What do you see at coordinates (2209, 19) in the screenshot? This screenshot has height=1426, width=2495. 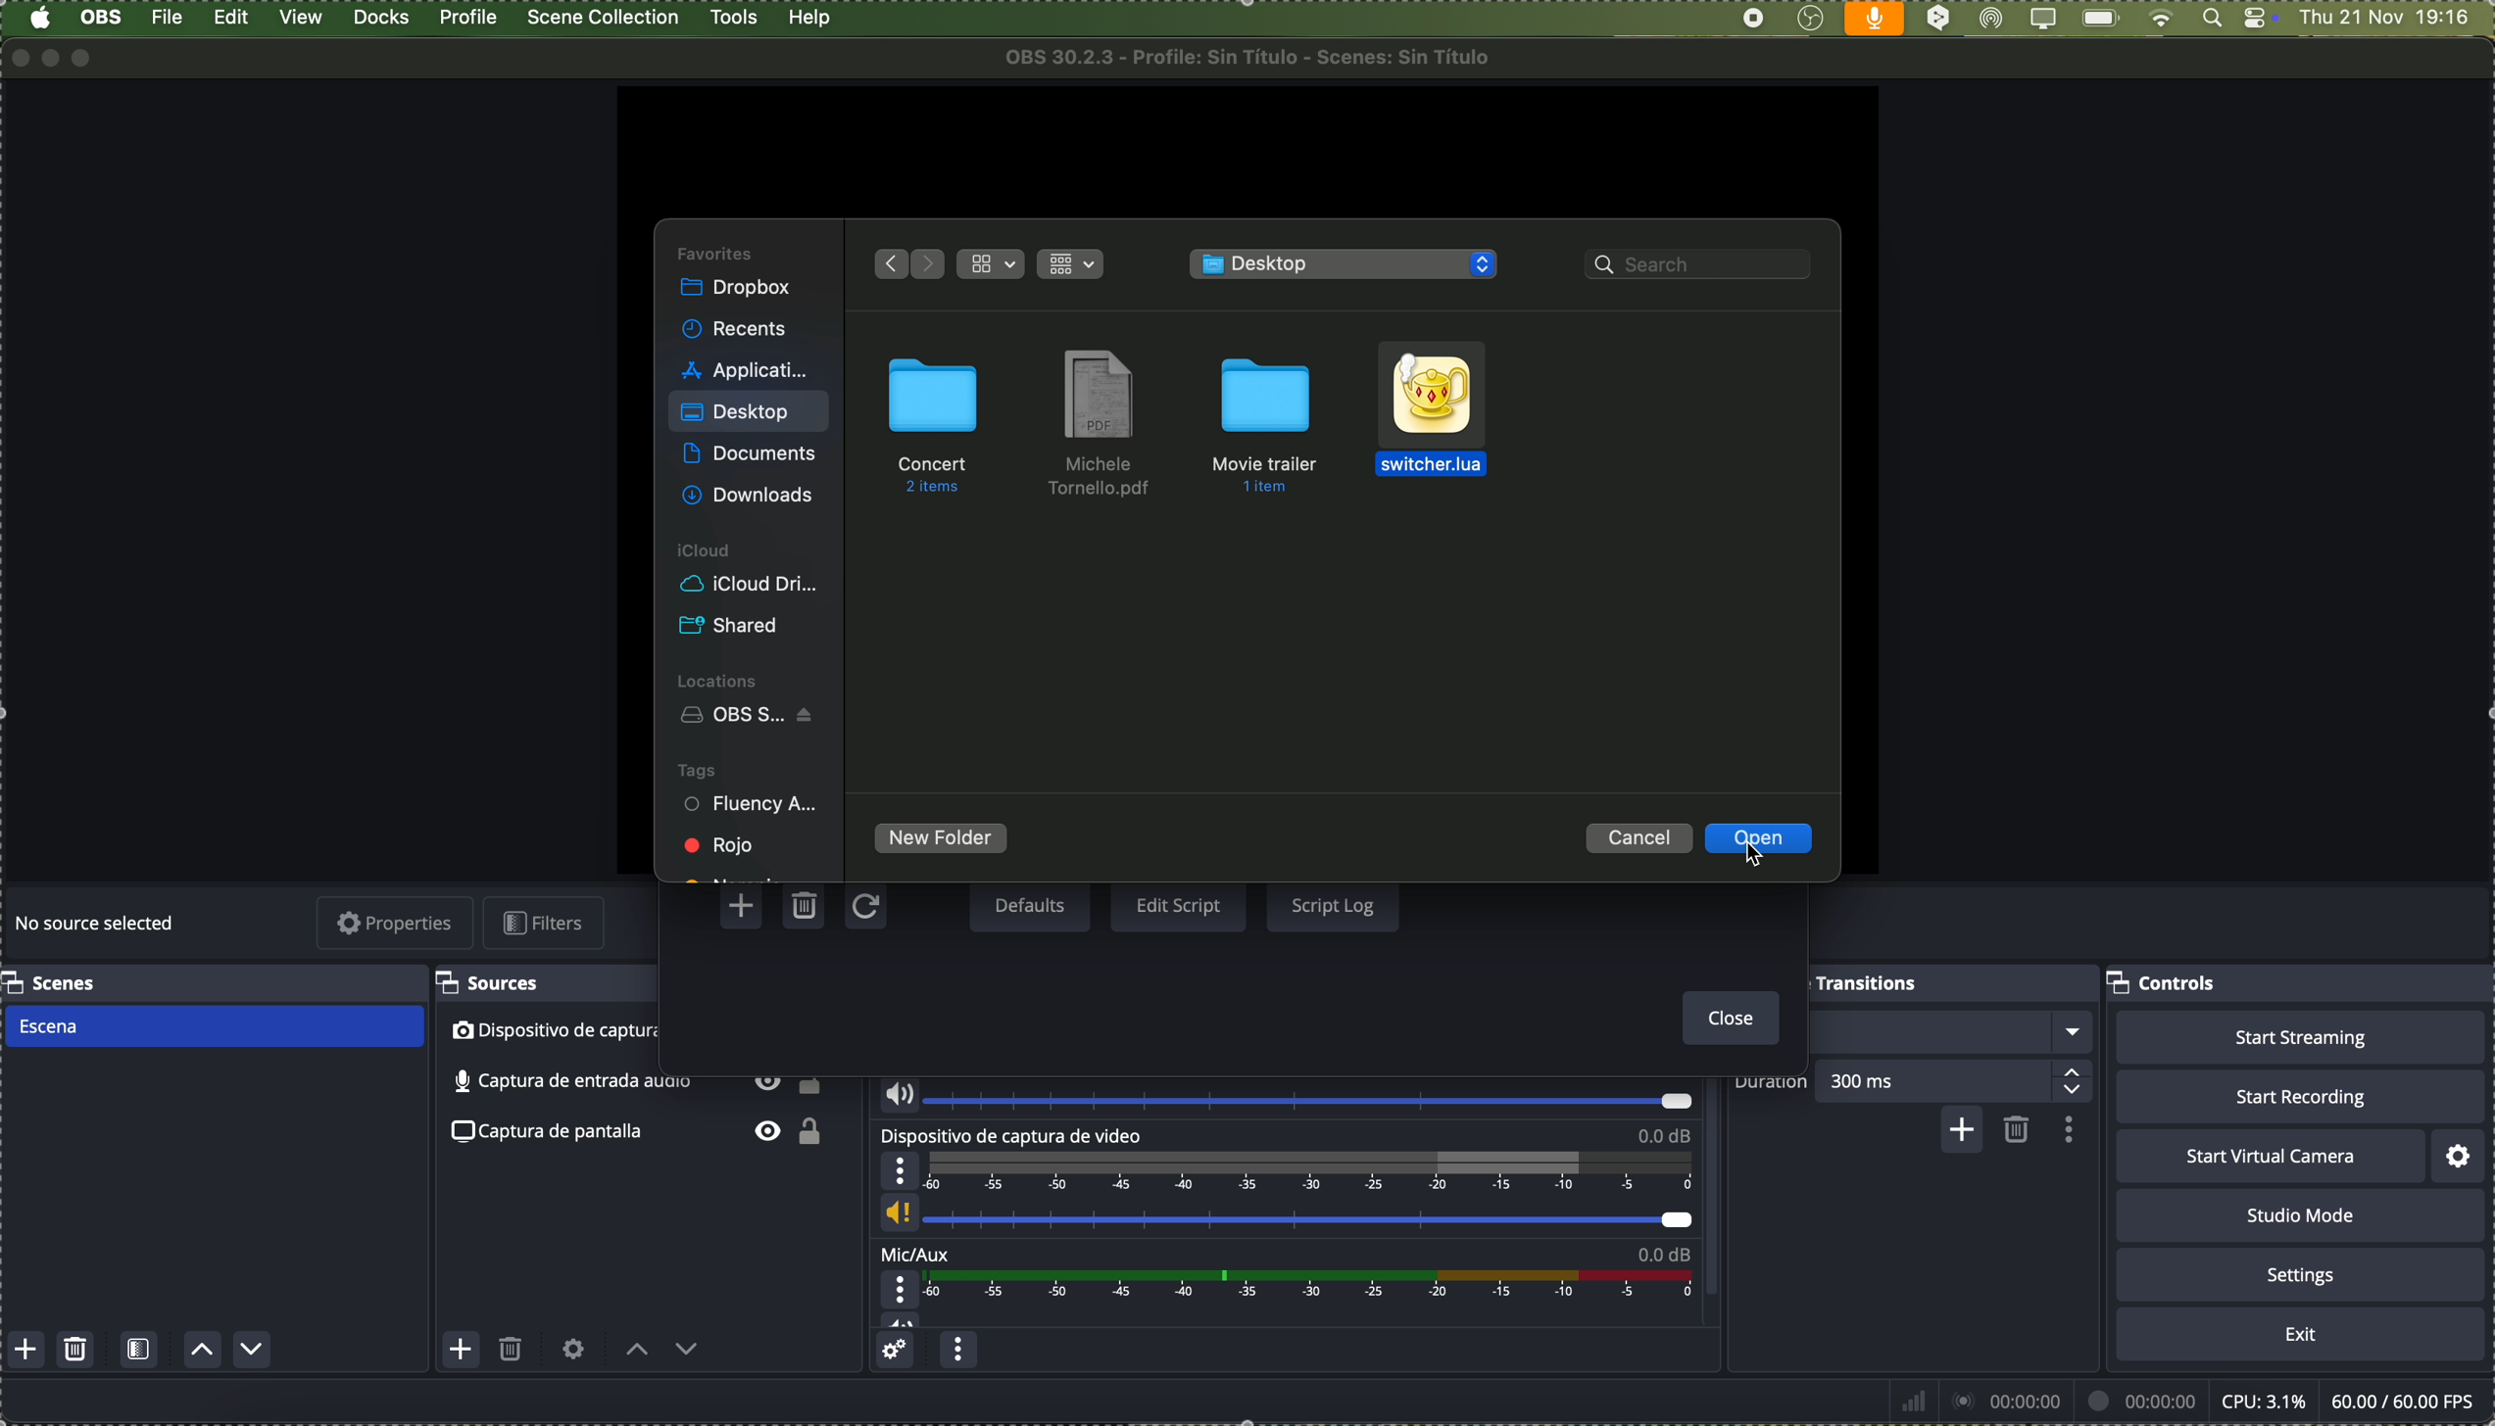 I see `Spotlight search` at bounding box center [2209, 19].